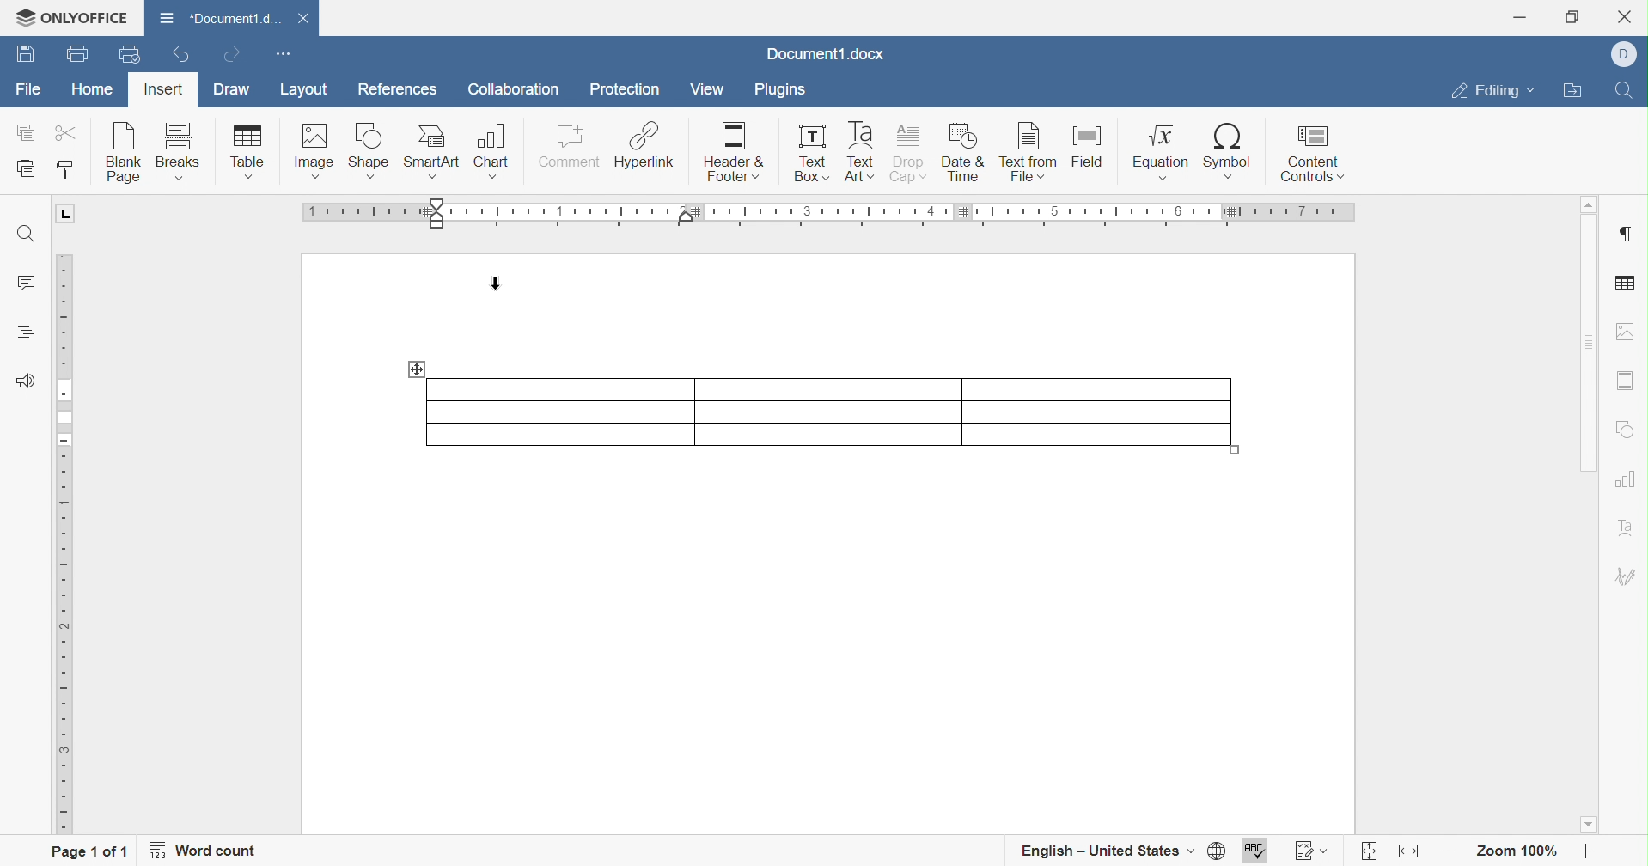 The image size is (1648, 866). Describe the element at coordinates (208, 850) in the screenshot. I see `Word count` at that location.